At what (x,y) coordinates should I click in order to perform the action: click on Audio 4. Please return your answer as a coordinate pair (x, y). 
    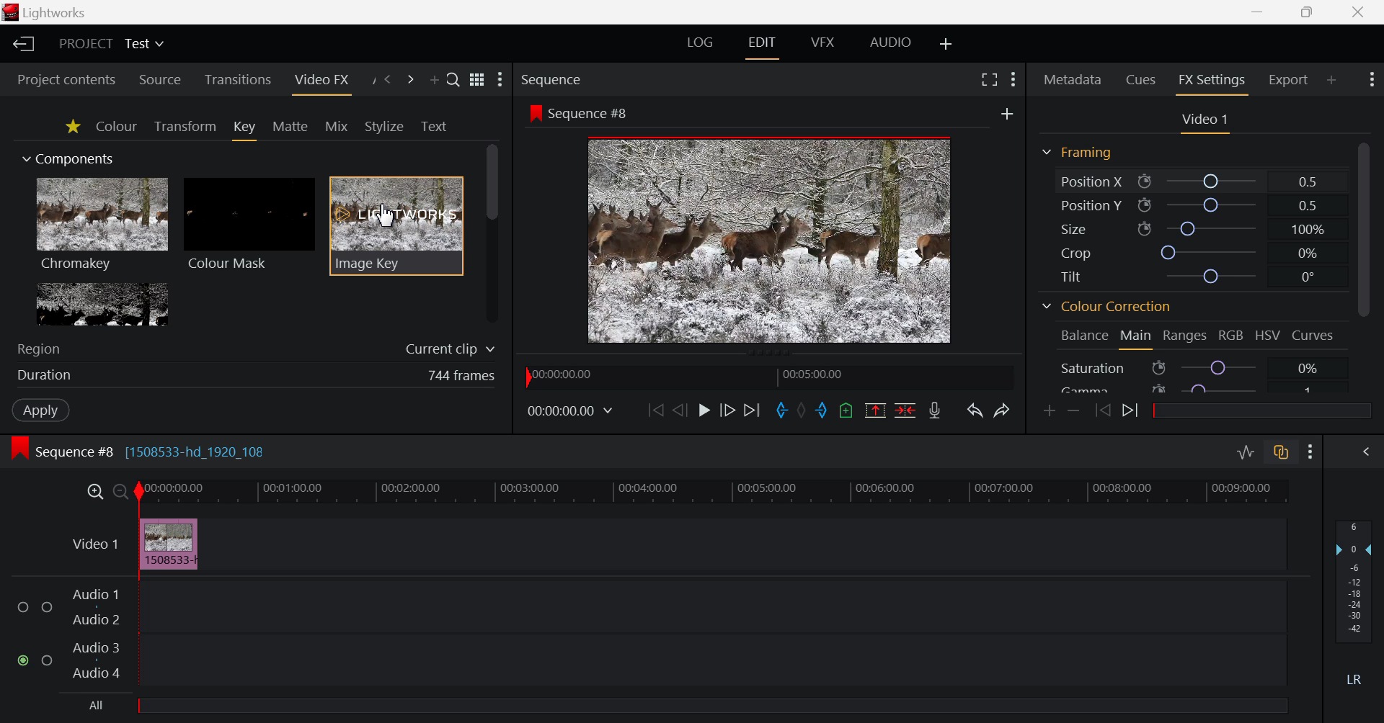
    Looking at the image, I should click on (95, 673).